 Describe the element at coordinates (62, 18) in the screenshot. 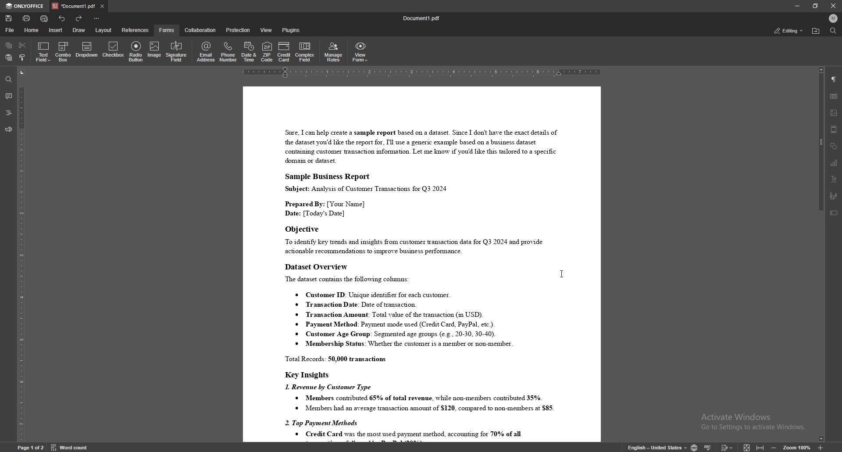

I see `undo` at that location.